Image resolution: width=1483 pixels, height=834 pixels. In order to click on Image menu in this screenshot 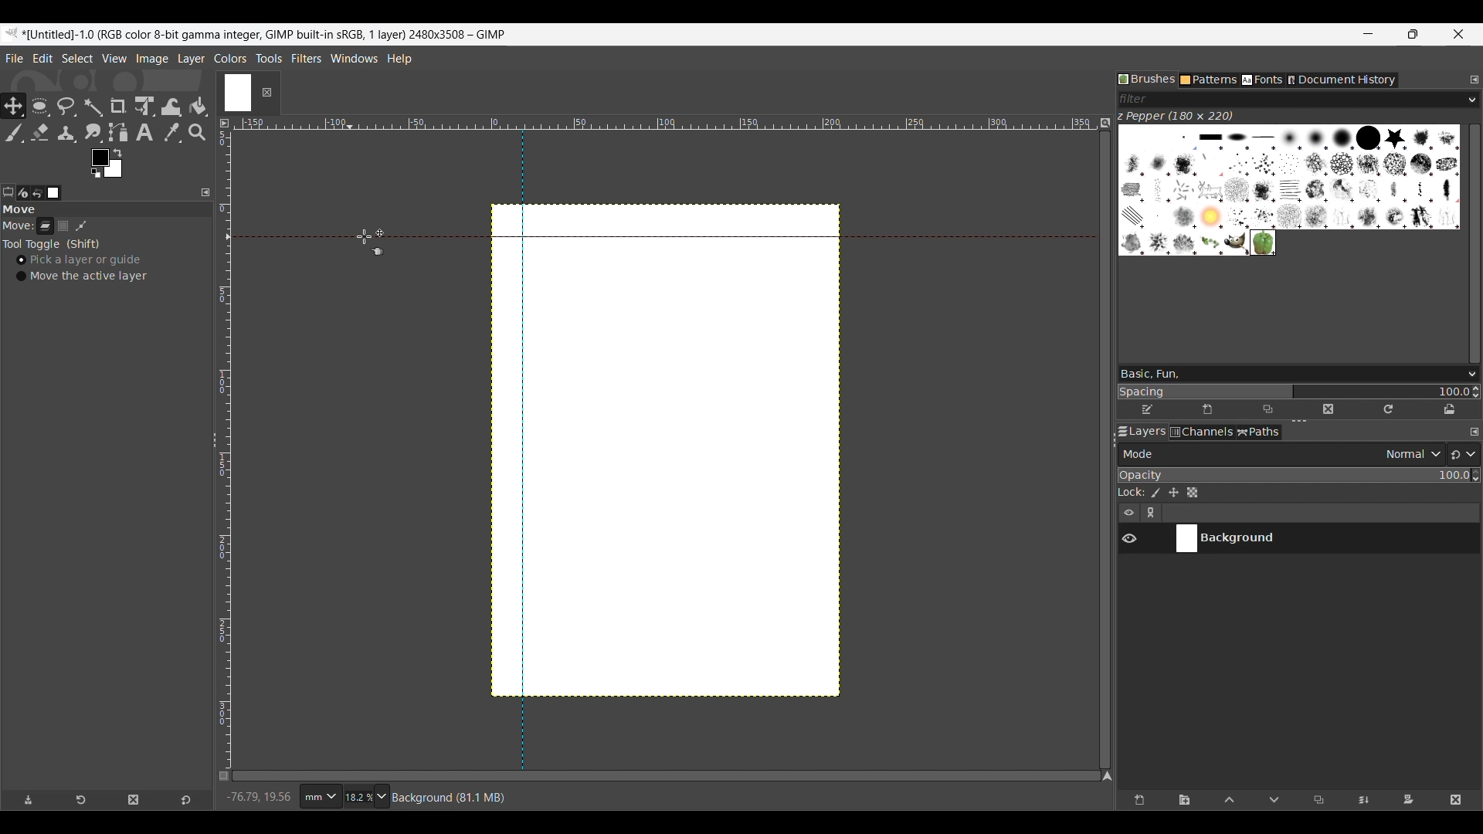, I will do `click(152, 59)`.